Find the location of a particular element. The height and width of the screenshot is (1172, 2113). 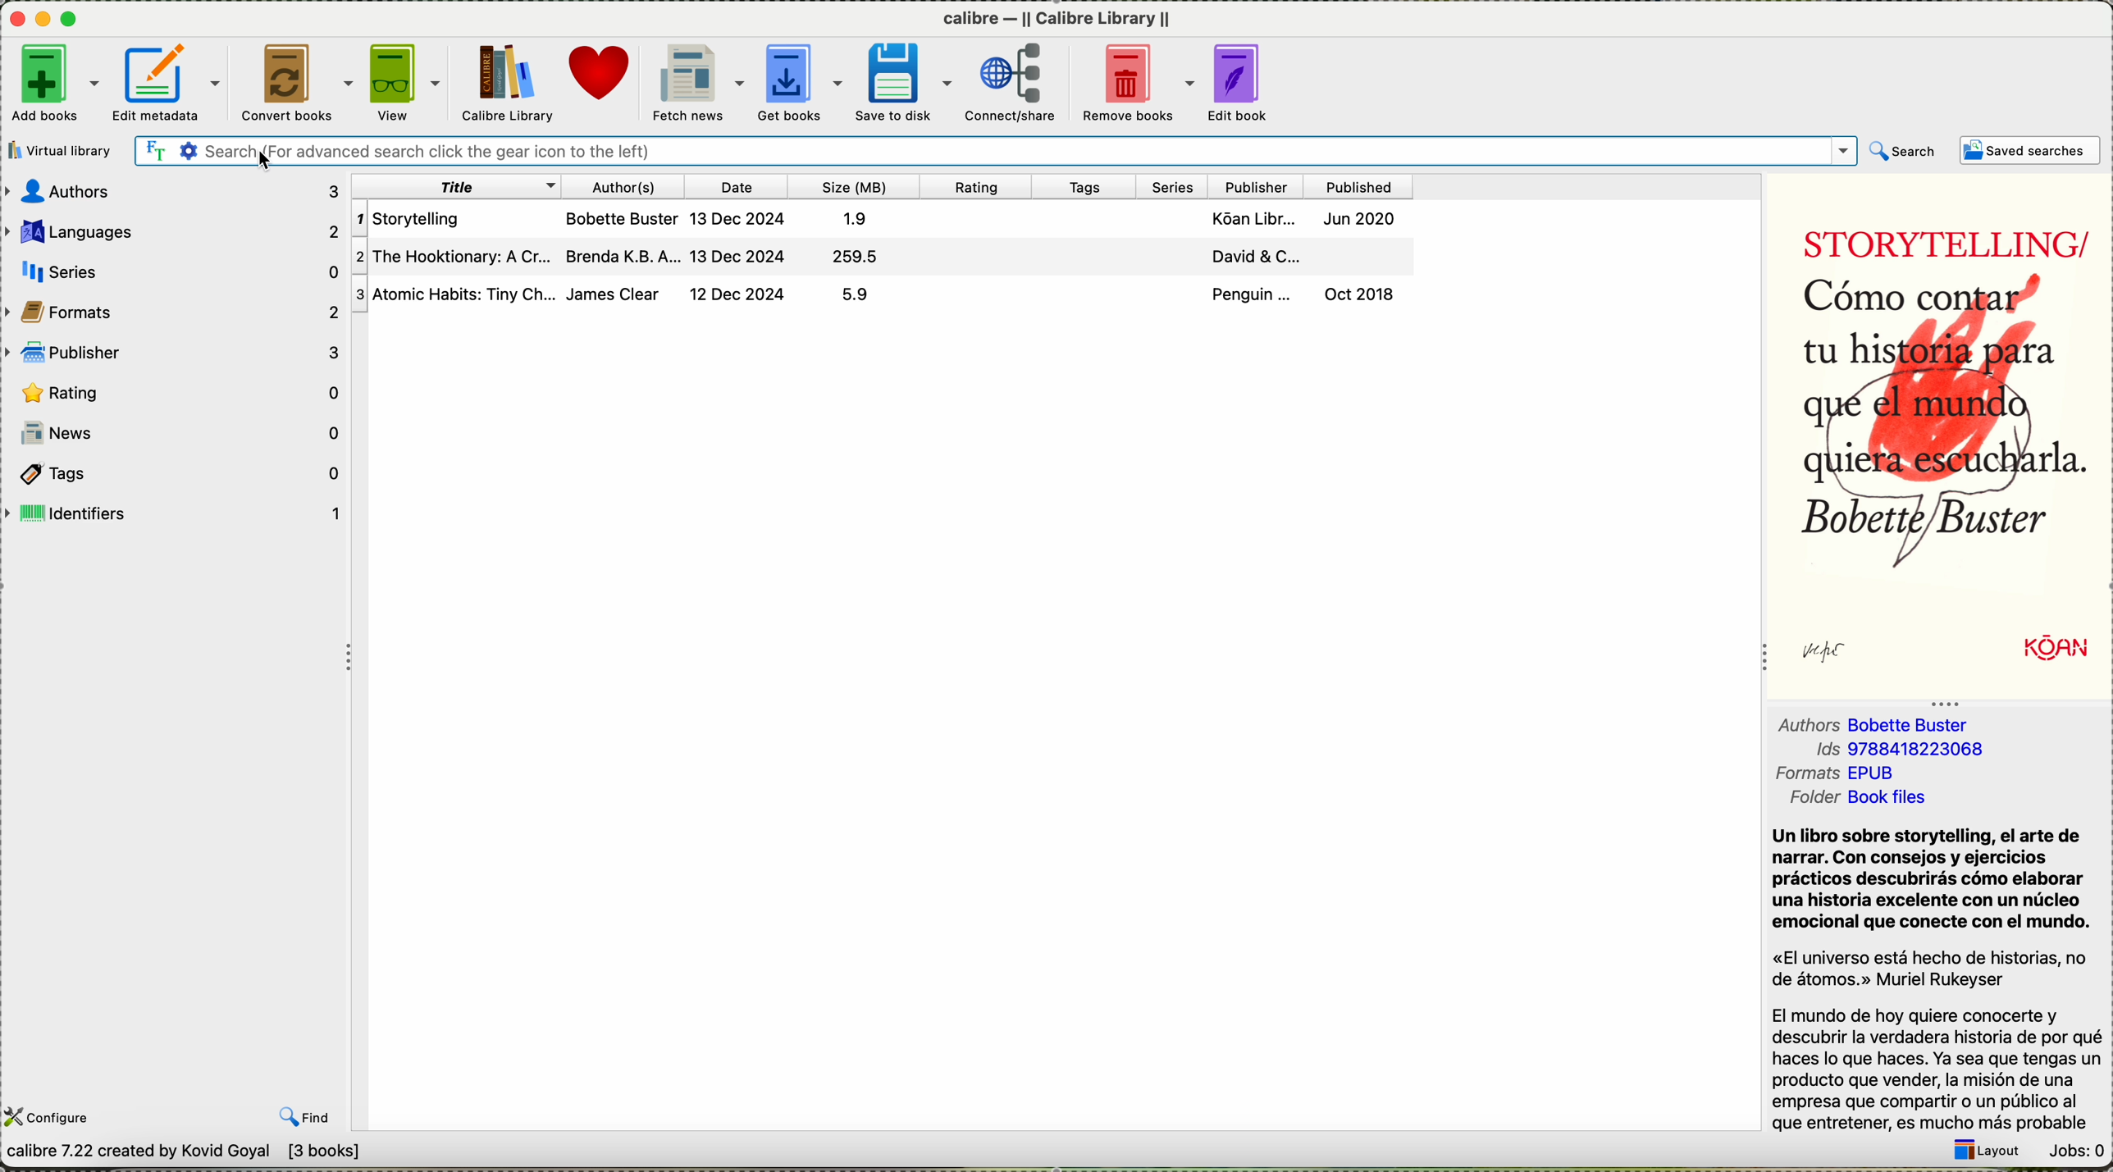

get books is located at coordinates (800, 80).